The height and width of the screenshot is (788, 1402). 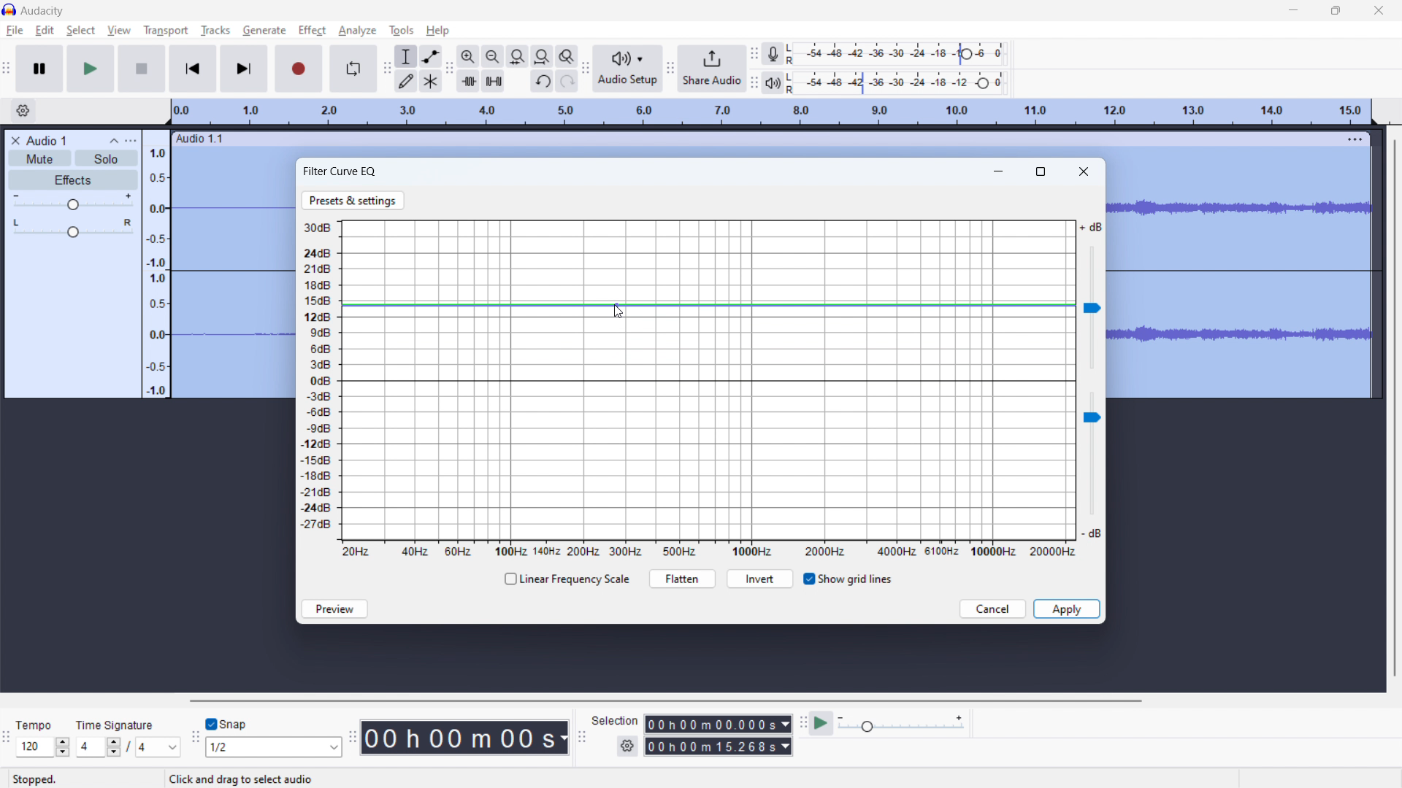 I want to click on audio setup, so click(x=629, y=68).